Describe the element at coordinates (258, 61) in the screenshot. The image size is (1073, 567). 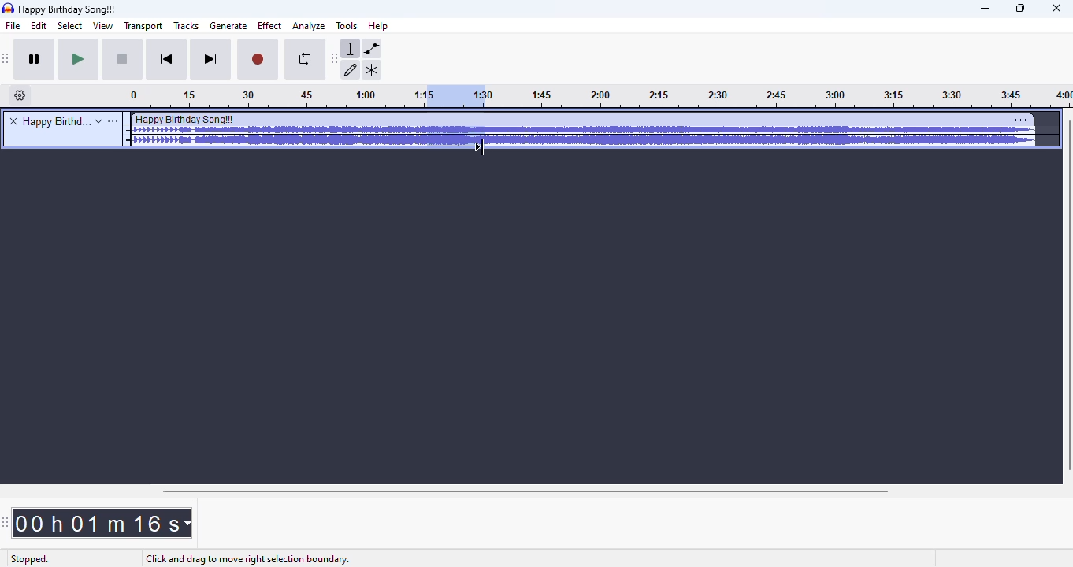
I see `record` at that location.